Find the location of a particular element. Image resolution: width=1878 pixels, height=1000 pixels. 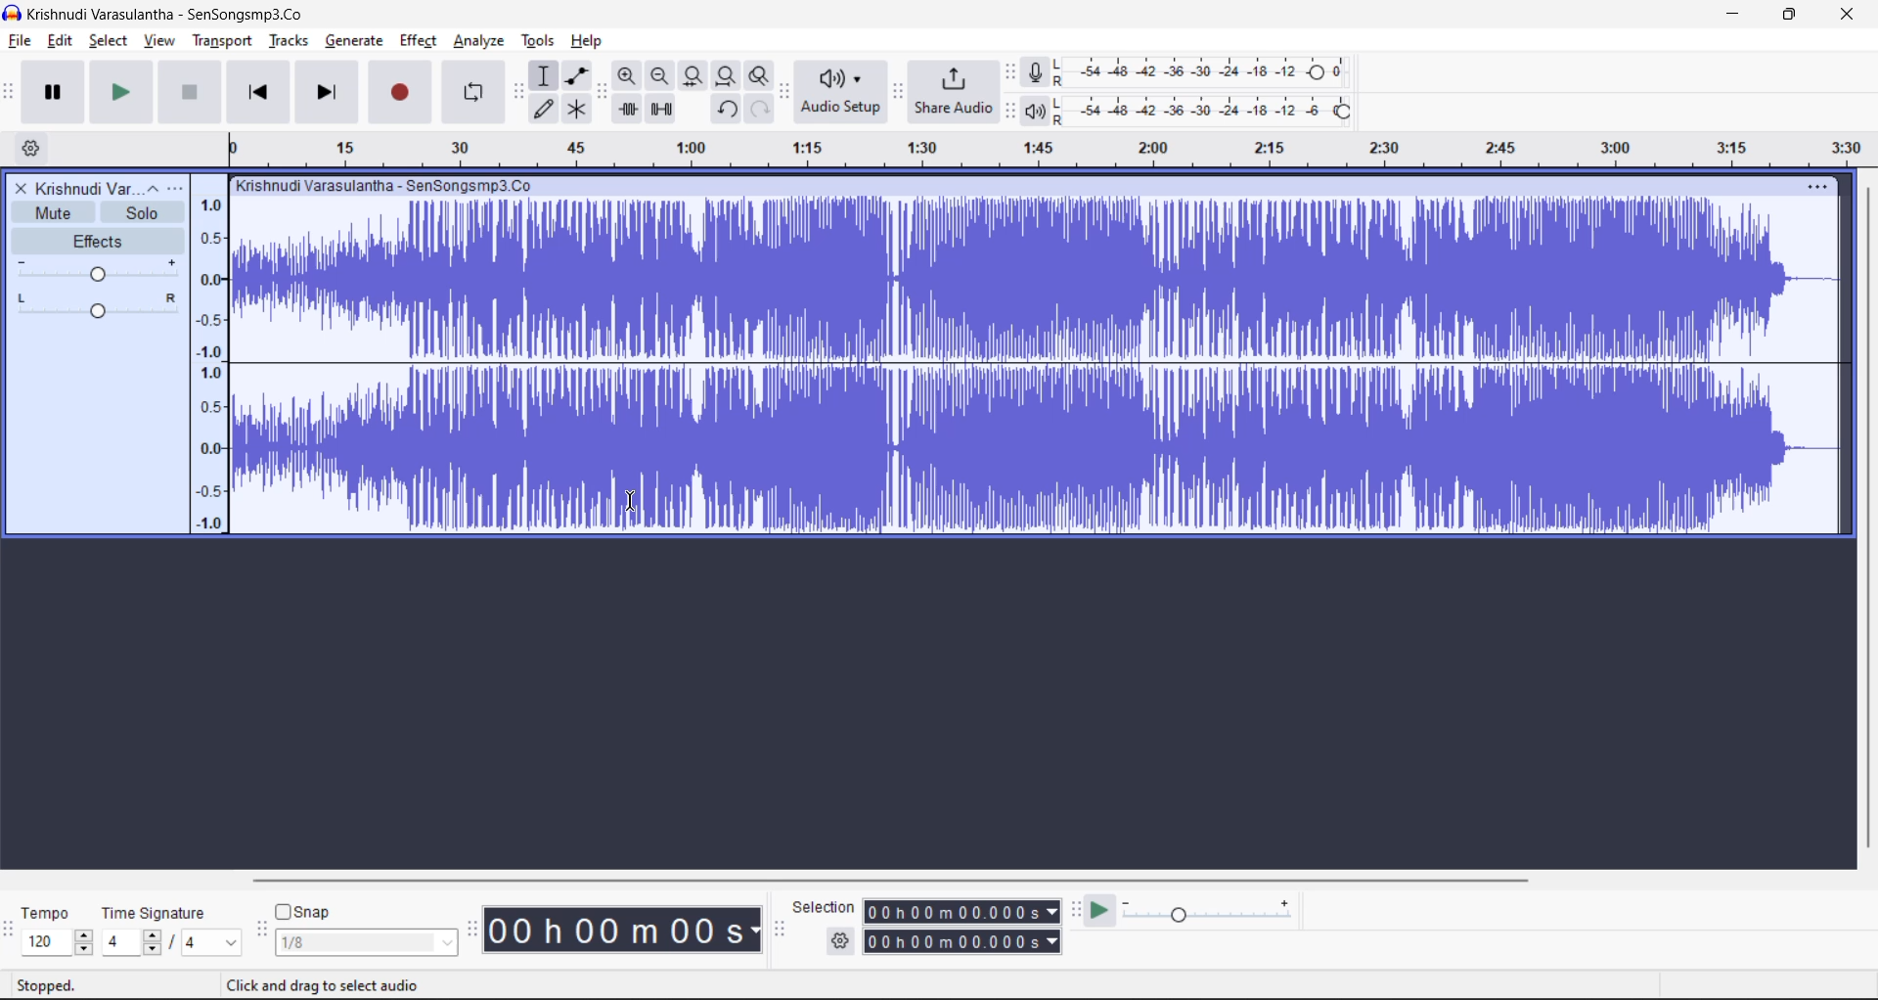

enable looping is located at coordinates (475, 92).